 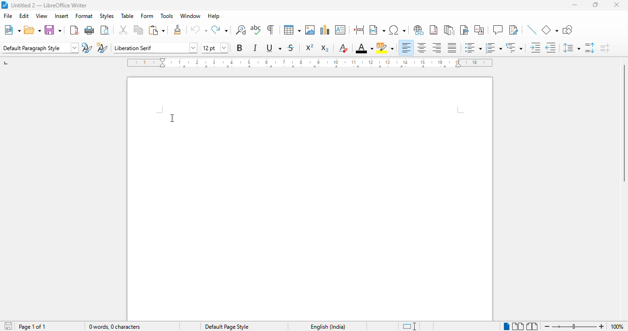 I want to click on undo, so click(x=199, y=30).